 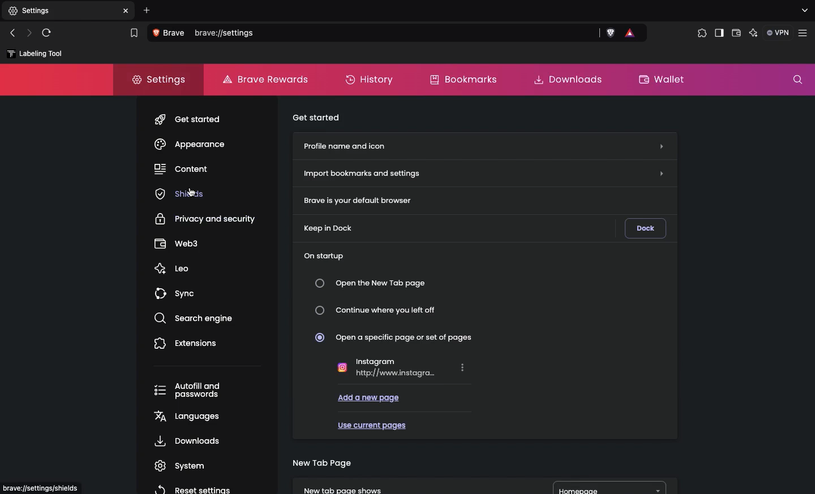 I want to click on Search settings, so click(x=797, y=78).